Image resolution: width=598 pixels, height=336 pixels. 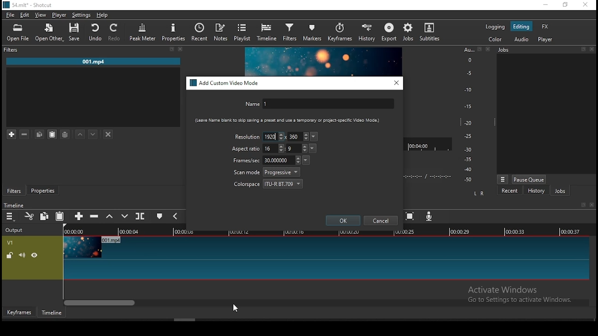 What do you see at coordinates (325, 258) in the screenshot?
I see `video track` at bounding box center [325, 258].